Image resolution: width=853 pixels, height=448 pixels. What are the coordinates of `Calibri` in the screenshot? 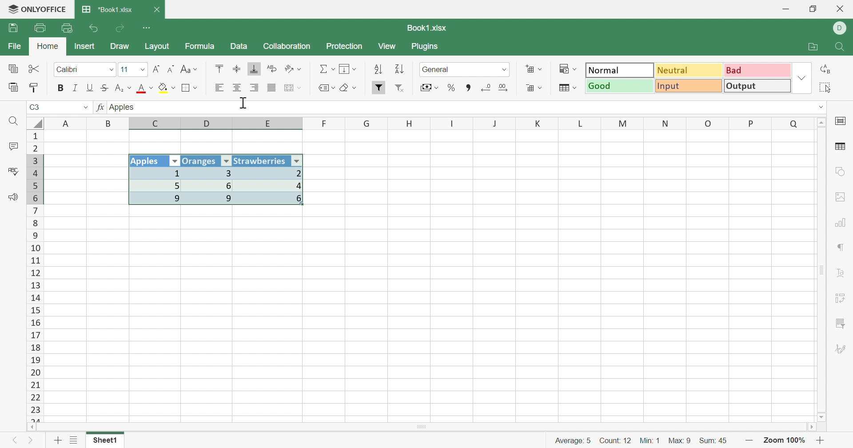 It's located at (68, 70).